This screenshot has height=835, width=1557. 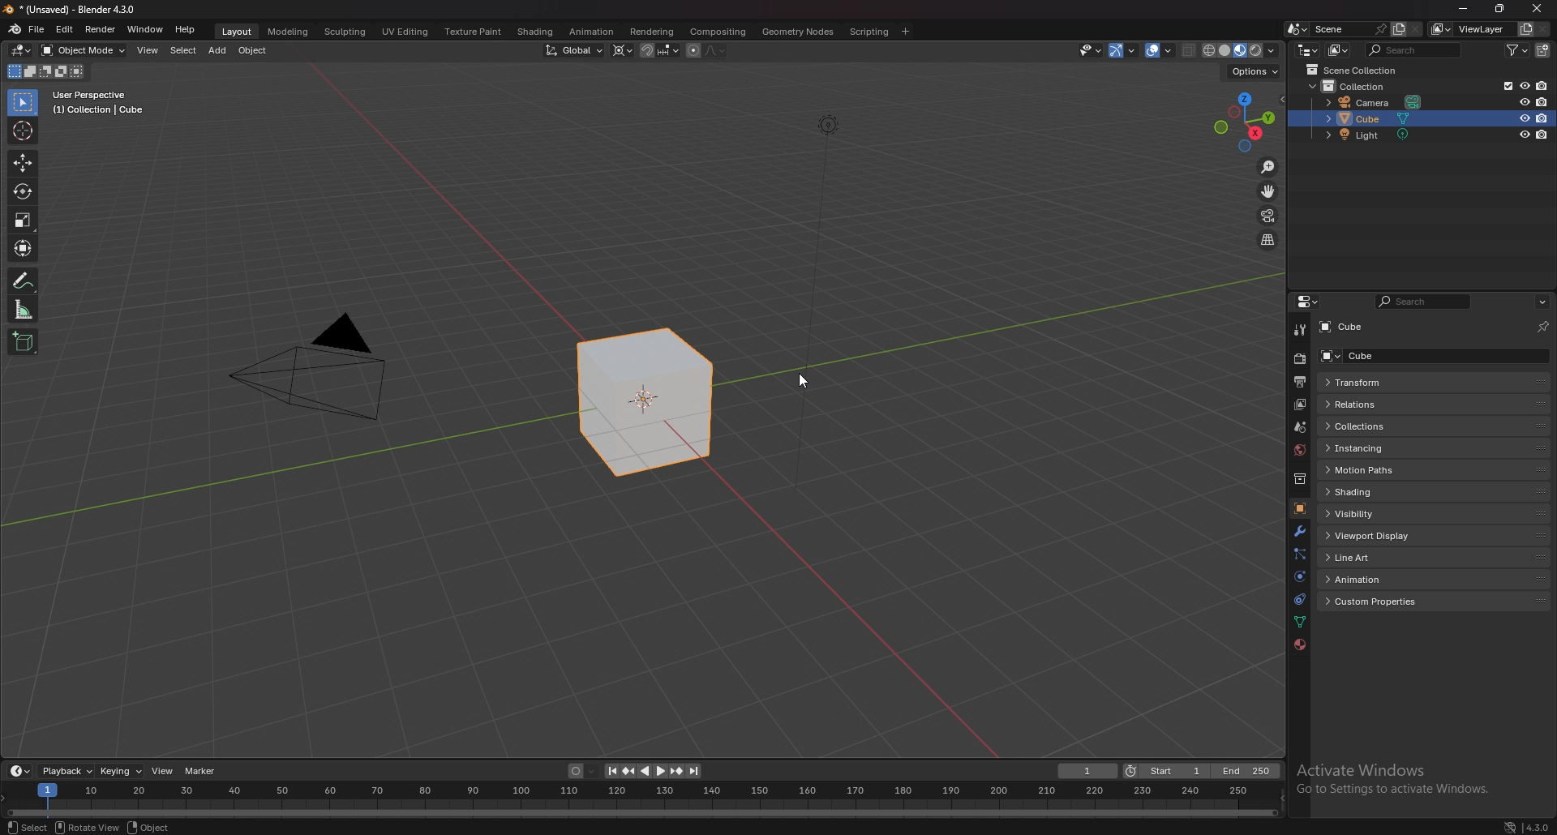 What do you see at coordinates (1299, 382) in the screenshot?
I see `output` at bounding box center [1299, 382].